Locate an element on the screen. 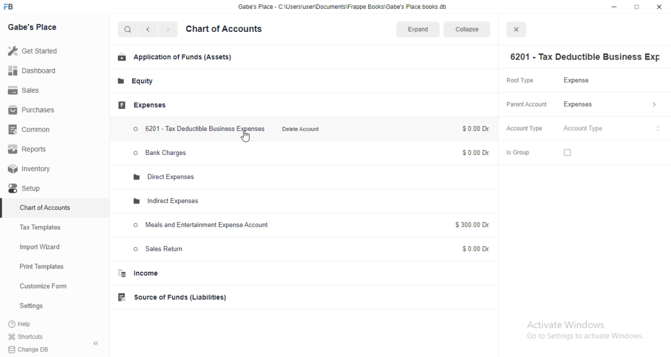 This screenshot has height=357, width=671. restore down is located at coordinates (637, 8).